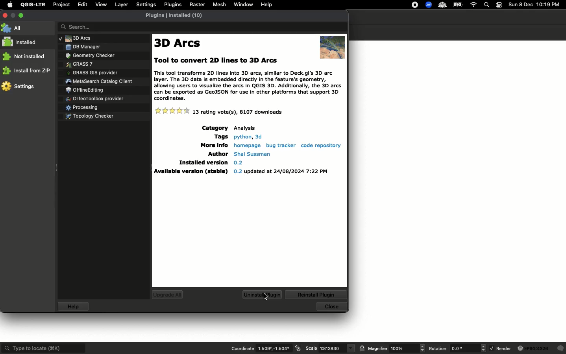 The image size is (566, 354). I want to click on Plugins, so click(85, 89).